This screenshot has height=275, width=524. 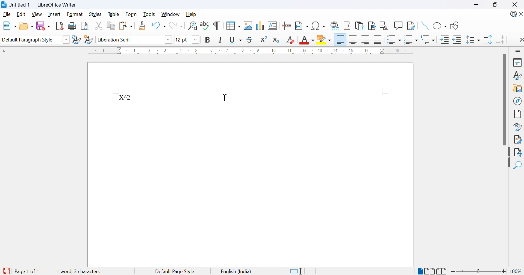 I want to click on Table, so click(x=113, y=14).